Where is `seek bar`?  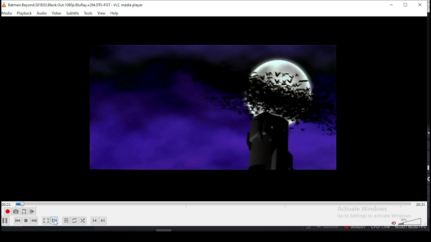 seek bar is located at coordinates (213, 203).